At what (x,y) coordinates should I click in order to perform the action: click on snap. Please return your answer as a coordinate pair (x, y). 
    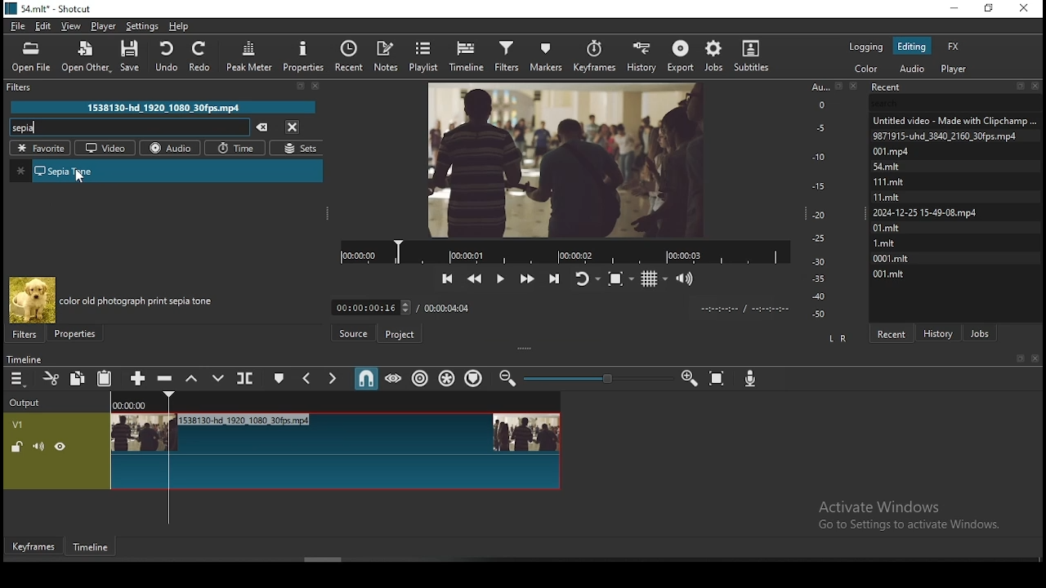
    Looking at the image, I should click on (362, 379).